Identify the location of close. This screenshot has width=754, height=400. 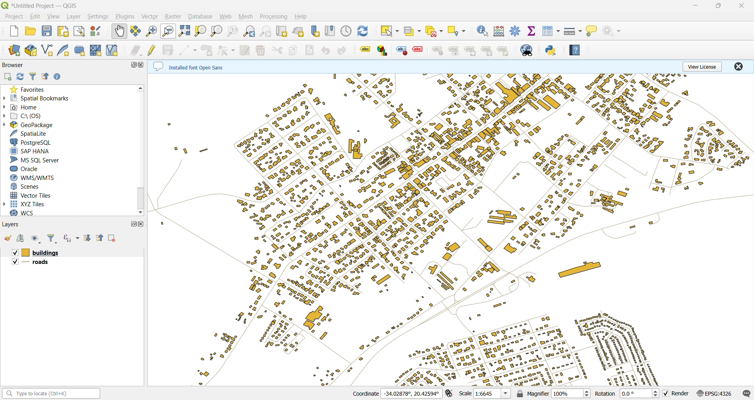
(141, 225).